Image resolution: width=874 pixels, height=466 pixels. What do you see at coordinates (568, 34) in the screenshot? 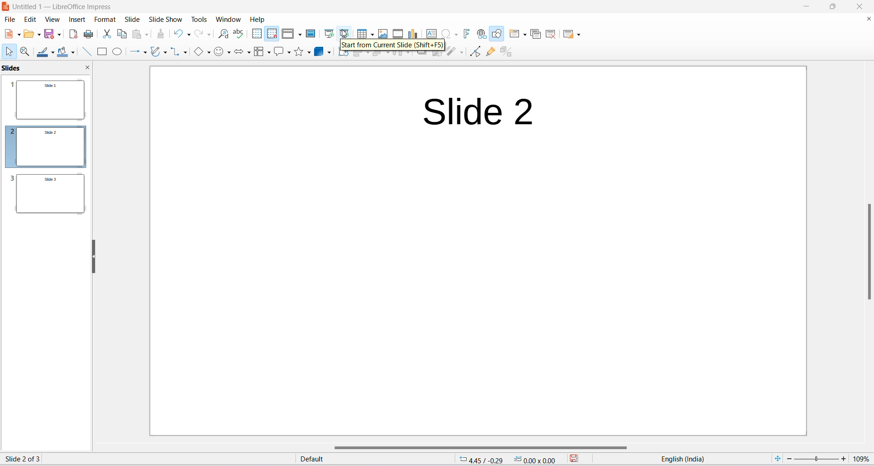
I see `slide layout` at bounding box center [568, 34].